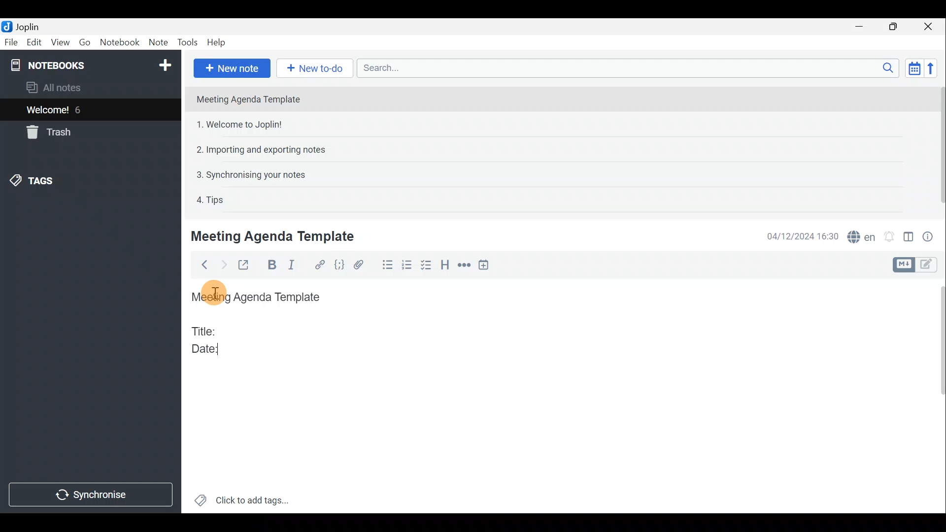 The height and width of the screenshot is (532, 946). I want to click on Back, so click(202, 266).